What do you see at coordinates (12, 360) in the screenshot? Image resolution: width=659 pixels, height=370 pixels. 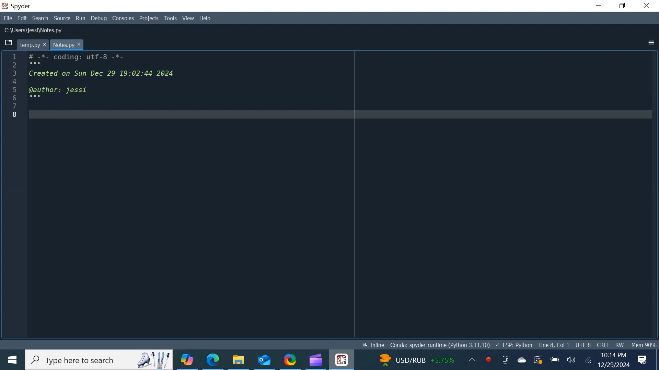 I see `Windows` at bounding box center [12, 360].